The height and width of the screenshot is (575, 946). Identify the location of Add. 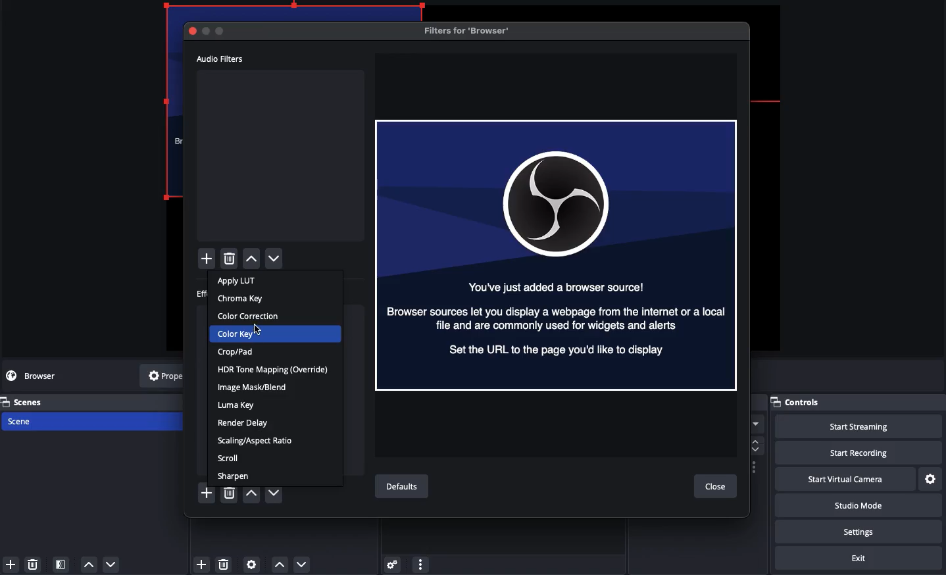
(202, 564).